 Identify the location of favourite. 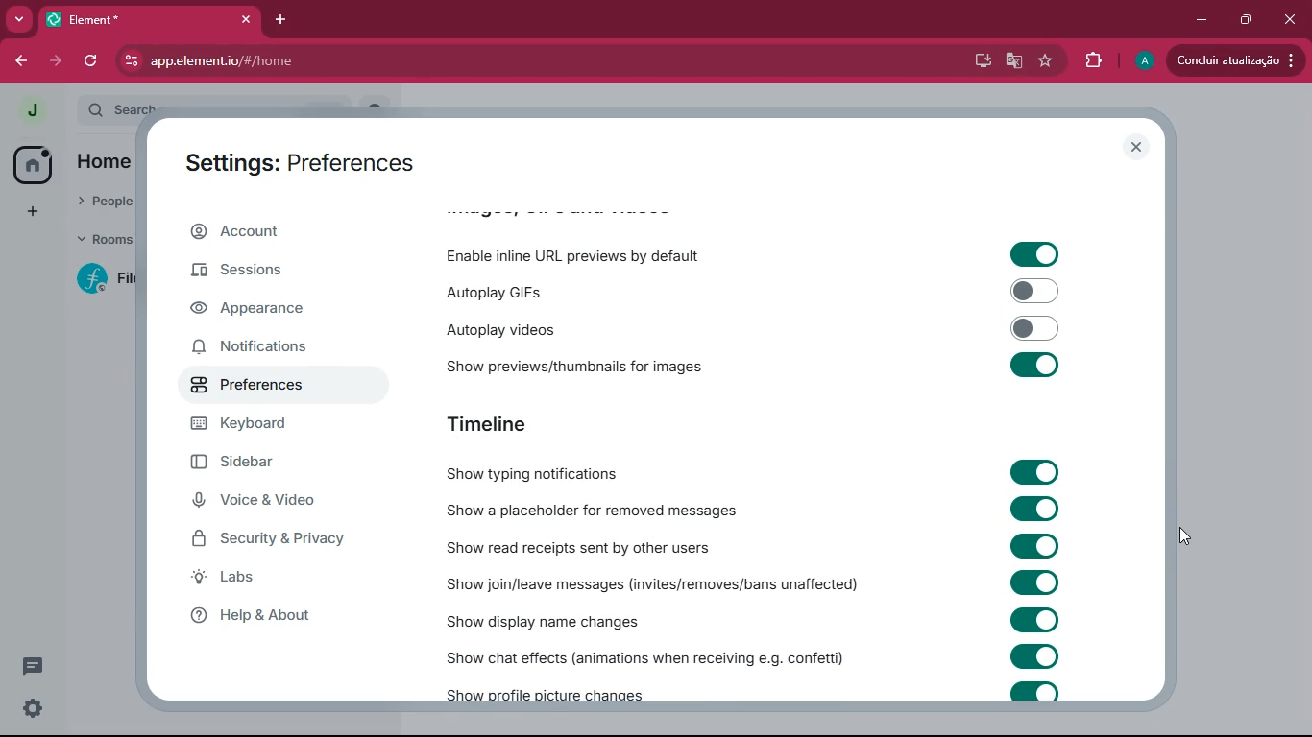
(1048, 64).